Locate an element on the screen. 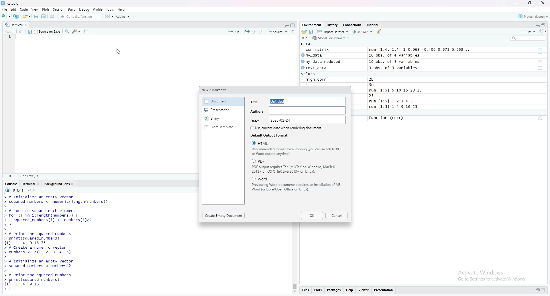 This screenshot has height=296, width=550. File is located at coordinates (4, 9).